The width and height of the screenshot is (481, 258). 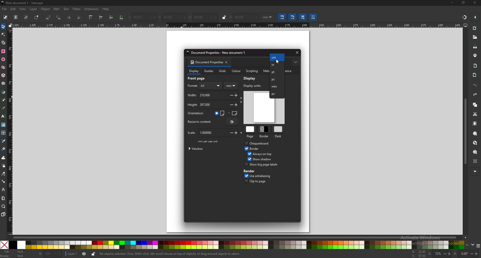 What do you see at coordinates (251, 78) in the screenshot?
I see `display` at bounding box center [251, 78].